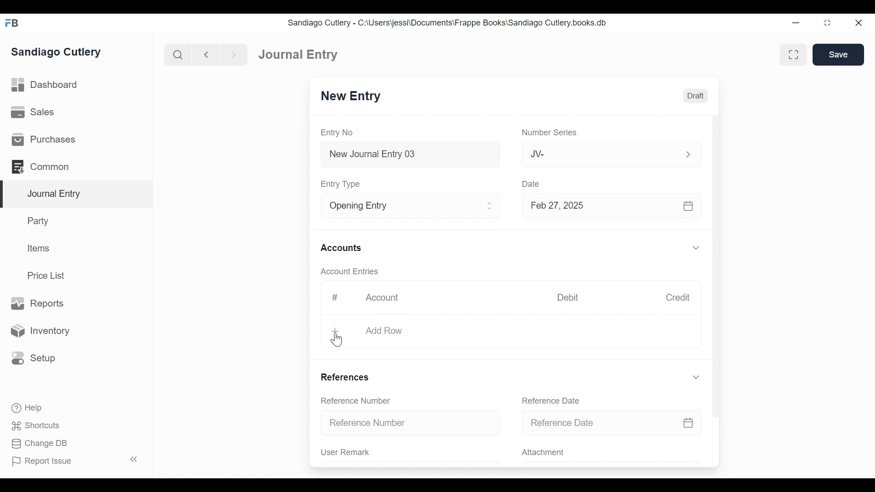 This screenshot has height=492, width=875. What do you see at coordinates (858, 23) in the screenshot?
I see `Close` at bounding box center [858, 23].